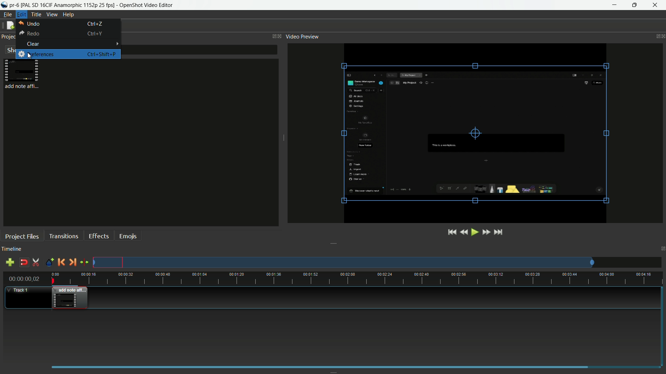 This screenshot has height=374, width=666. I want to click on project files, so click(23, 75).